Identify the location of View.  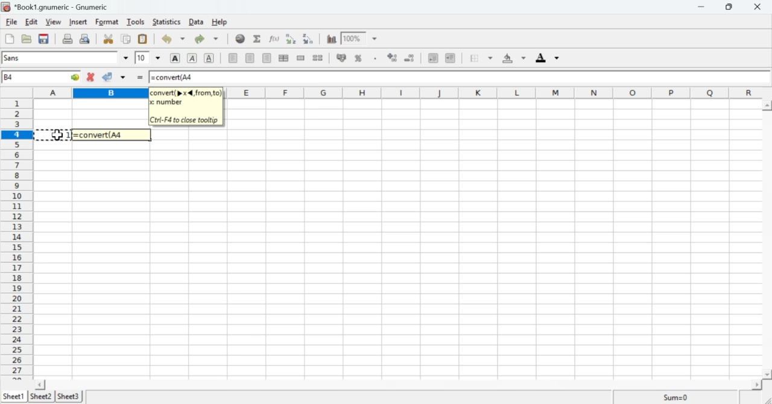
(55, 22).